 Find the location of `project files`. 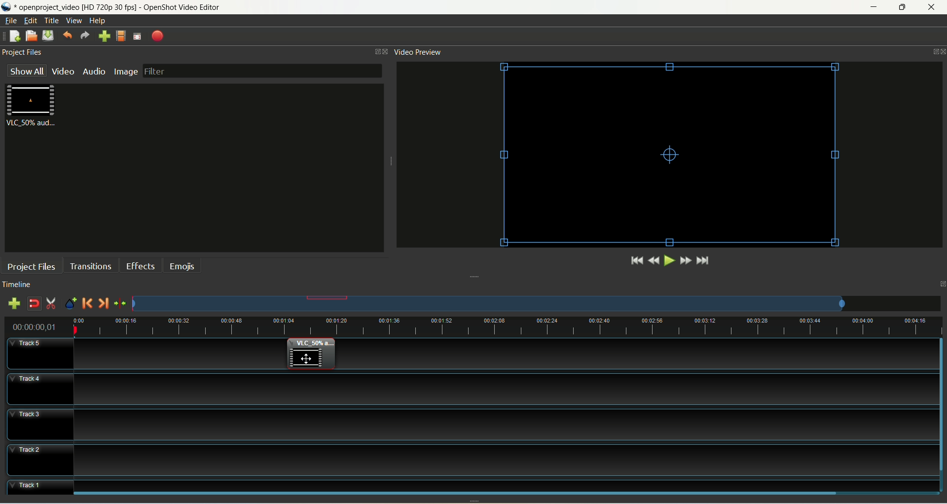

project files is located at coordinates (25, 52).